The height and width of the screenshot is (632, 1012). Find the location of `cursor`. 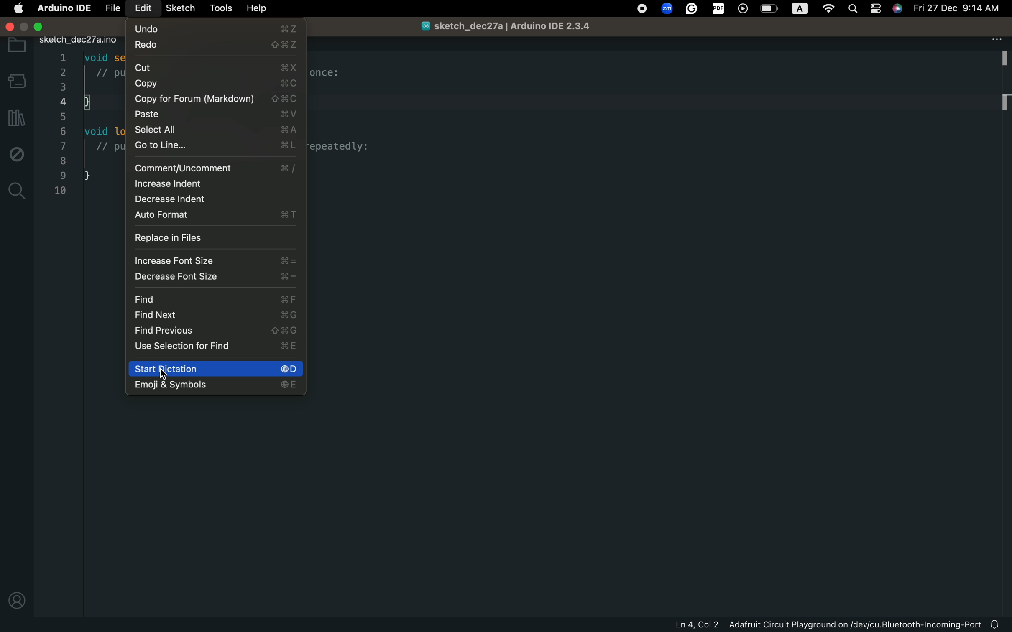

cursor is located at coordinates (165, 376).